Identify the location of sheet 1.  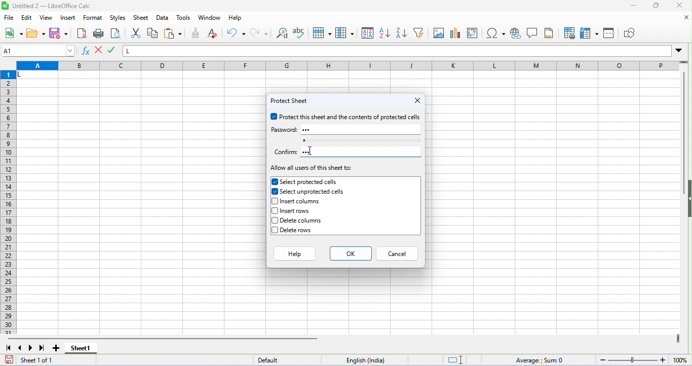
(81, 349).